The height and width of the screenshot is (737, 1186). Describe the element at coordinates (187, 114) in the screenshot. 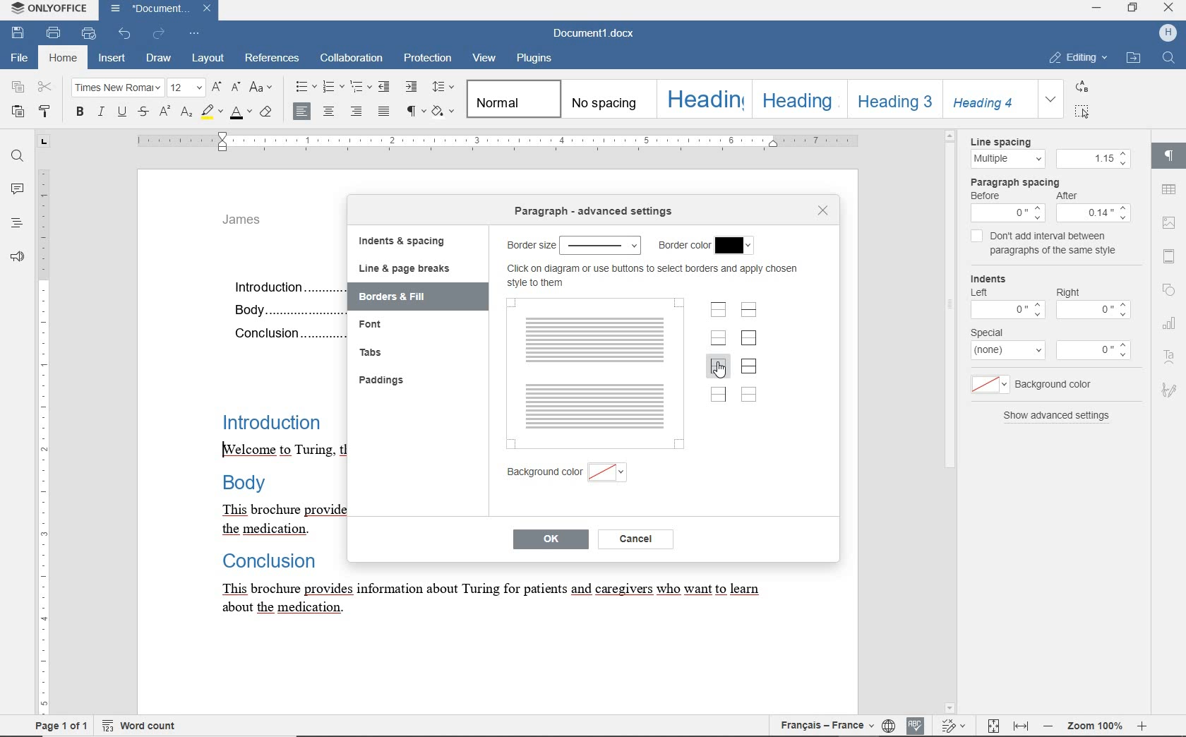

I see `subscript` at that location.